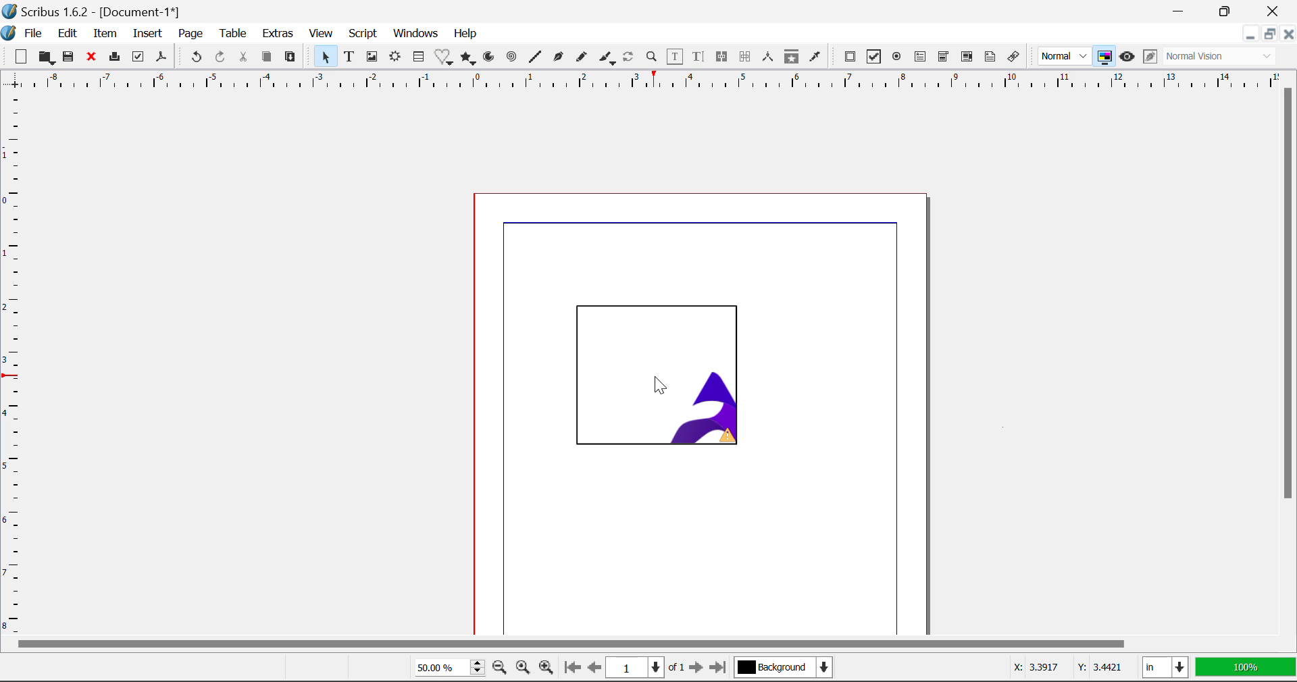 The image size is (1297, 682). Describe the element at coordinates (32, 33) in the screenshot. I see `File` at that location.